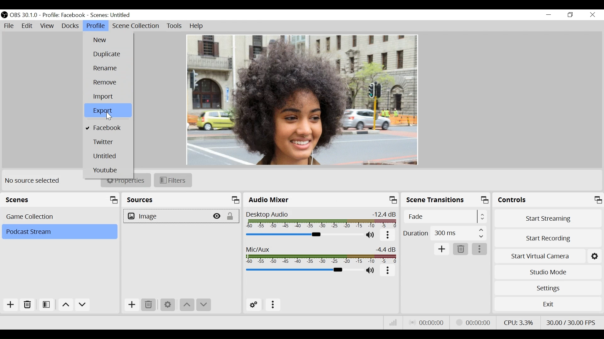 Image resolution: width=604 pixels, height=339 pixels. Describe the element at coordinates (549, 218) in the screenshot. I see `Start Streaming` at that location.